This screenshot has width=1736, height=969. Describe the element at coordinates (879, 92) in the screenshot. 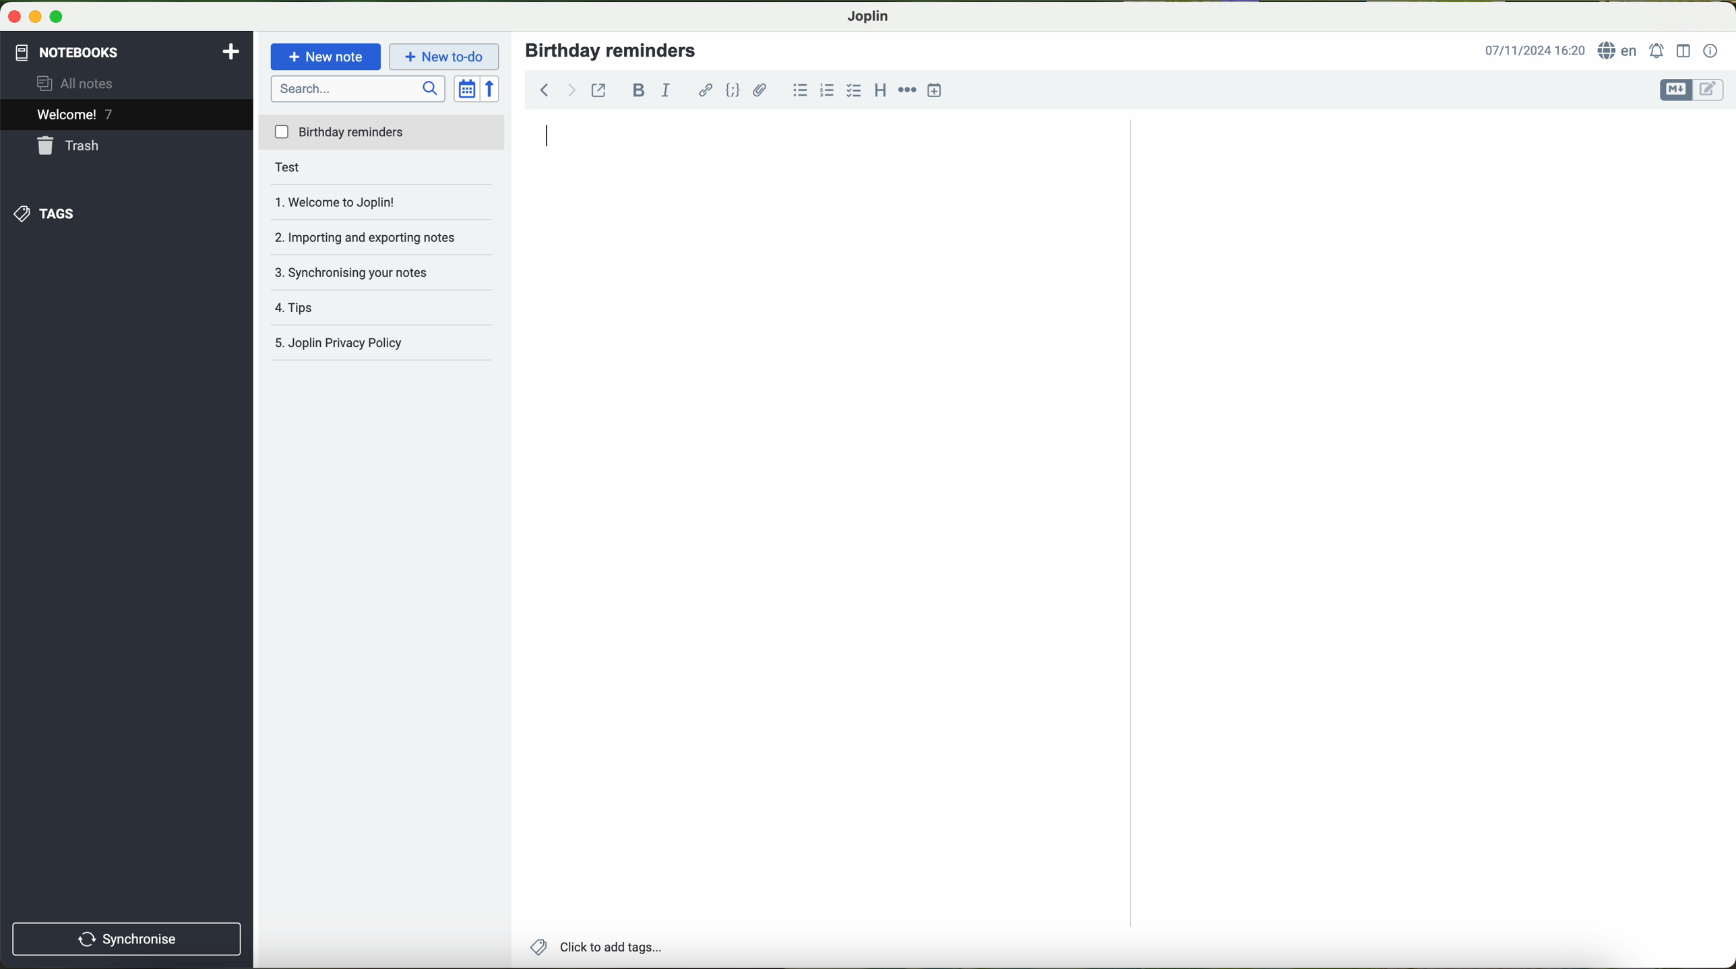

I see `heading` at that location.